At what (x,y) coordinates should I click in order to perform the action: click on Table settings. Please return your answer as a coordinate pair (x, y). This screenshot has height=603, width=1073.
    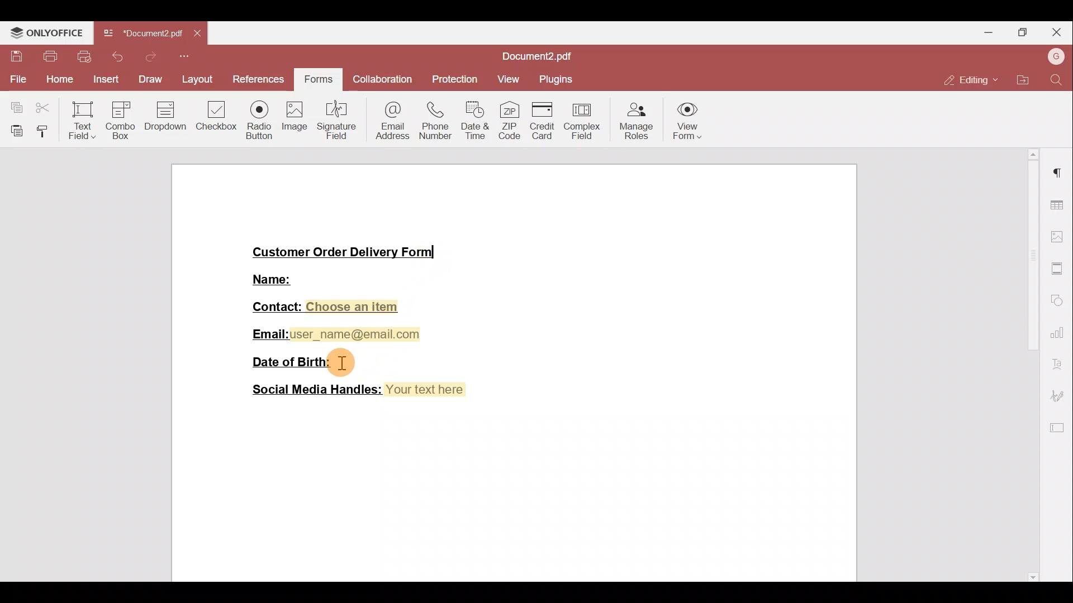
    Looking at the image, I should click on (1060, 205).